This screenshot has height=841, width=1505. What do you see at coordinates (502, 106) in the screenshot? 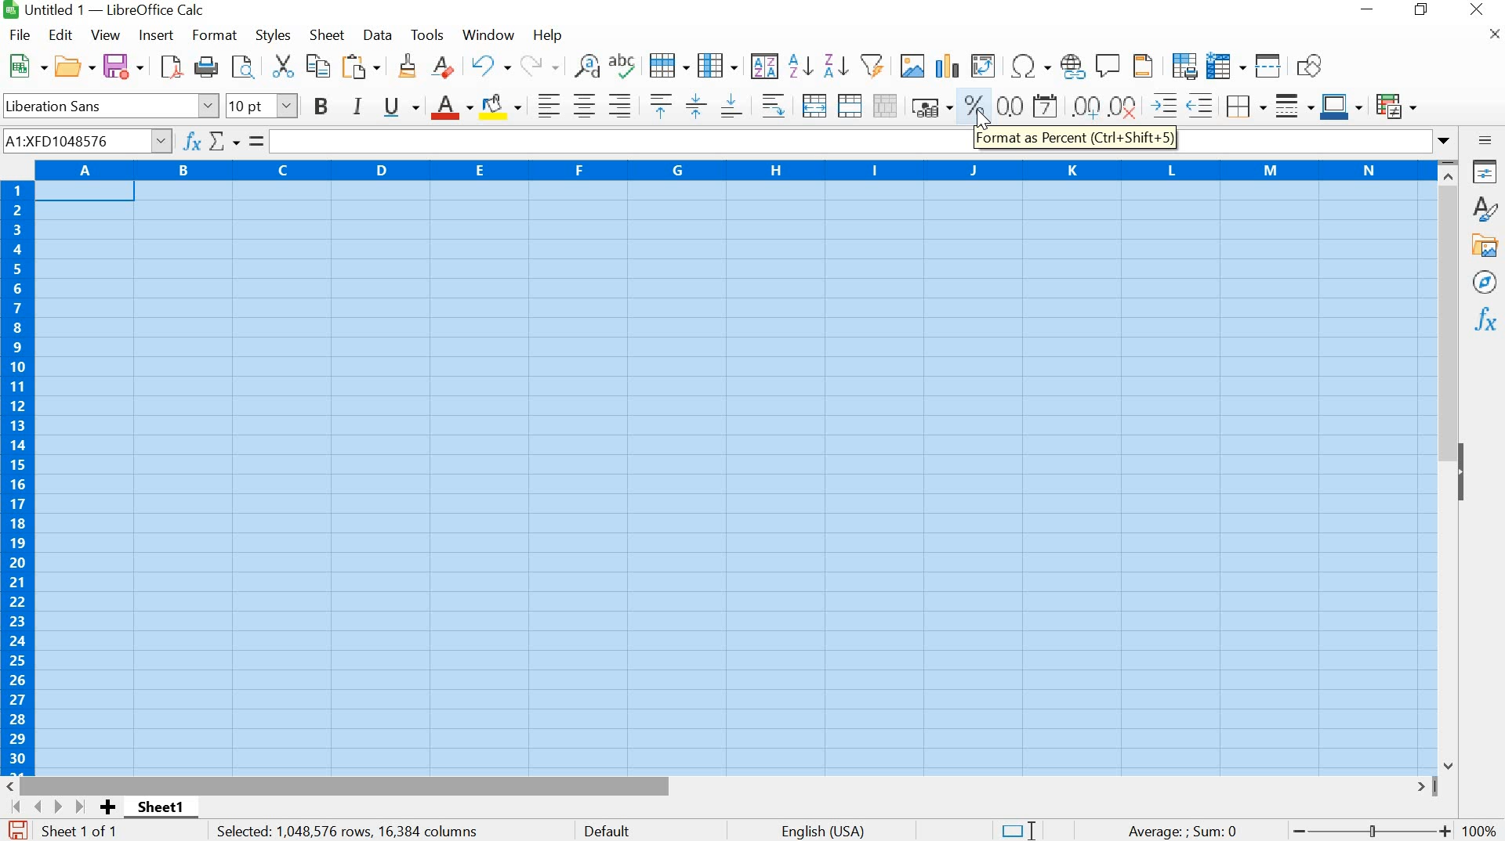
I see `Background Color` at bounding box center [502, 106].